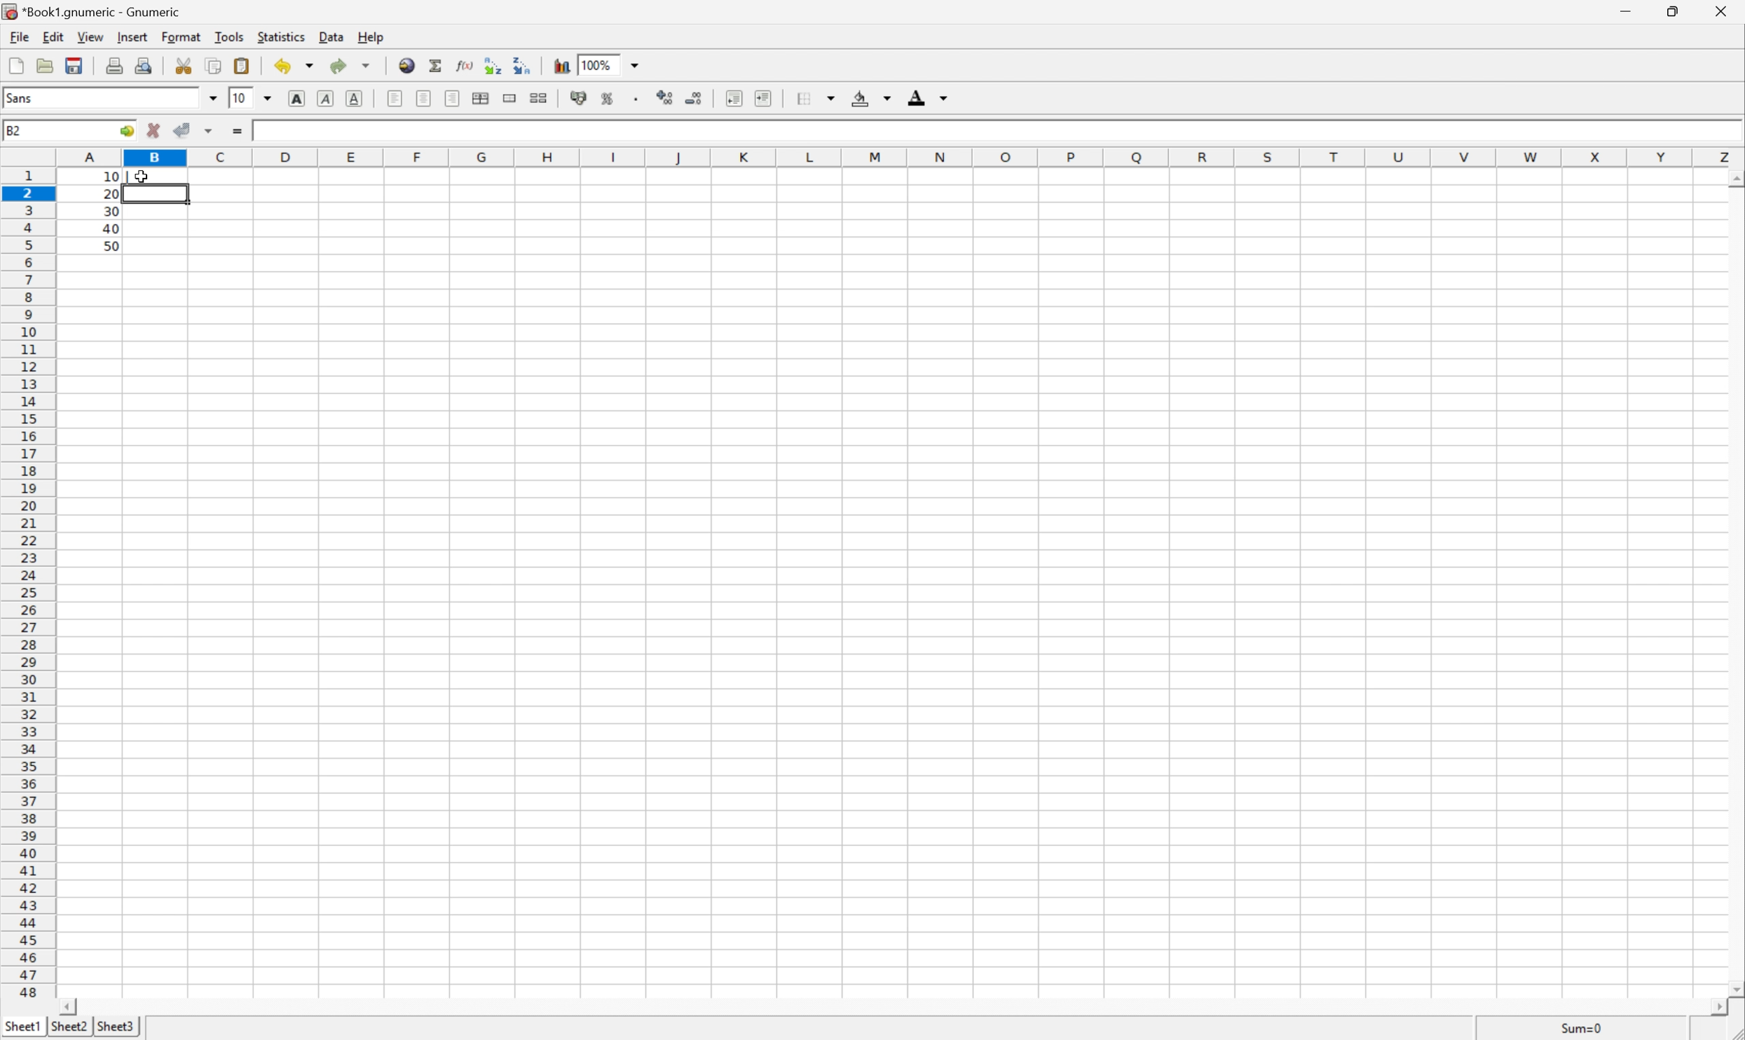 The width and height of the screenshot is (1745, 1040). I want to click on Accept changes, so click(184, 130).